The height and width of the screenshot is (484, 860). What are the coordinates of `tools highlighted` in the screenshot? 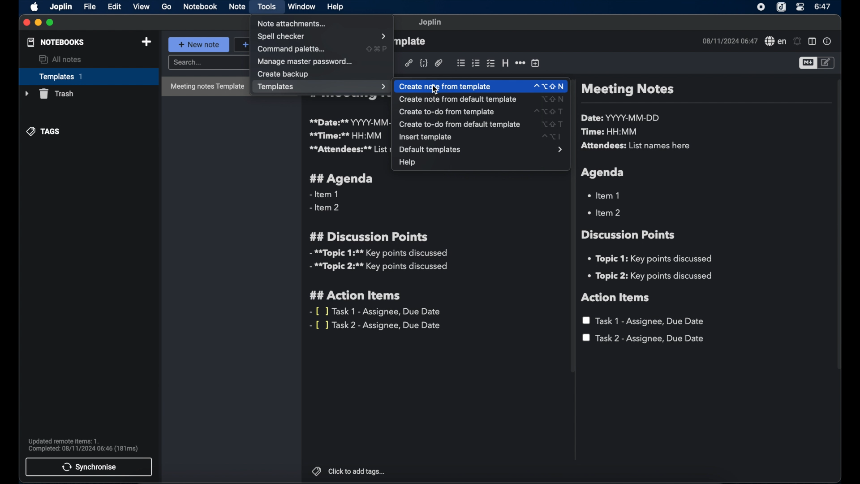 It's located at (267, 7).